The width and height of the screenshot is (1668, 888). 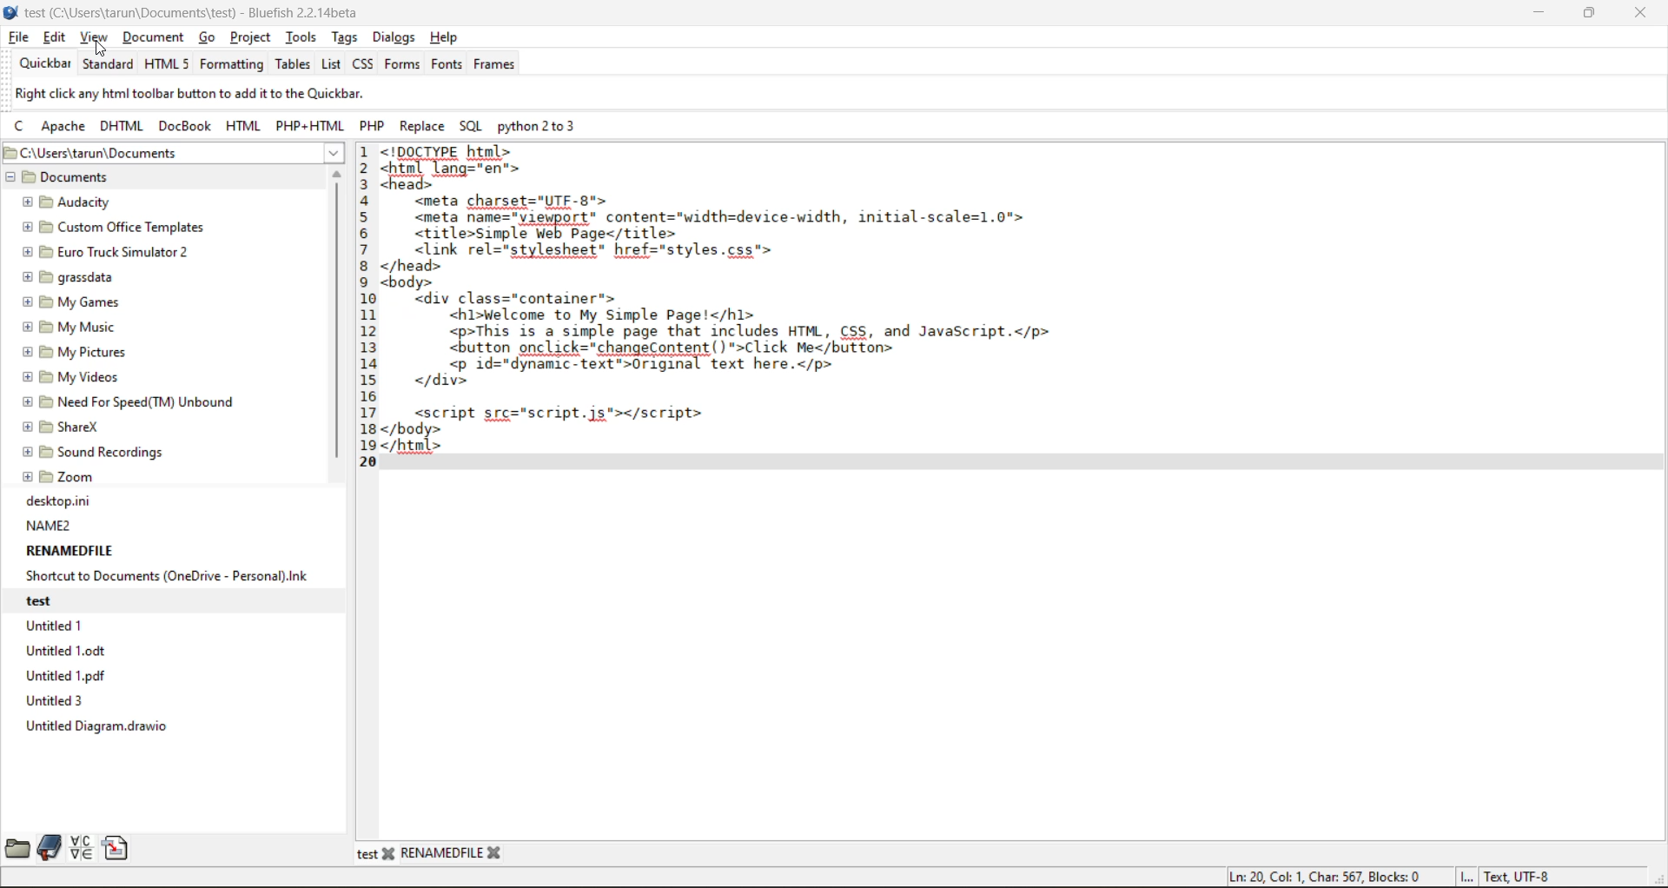 What do you see at coordinates (367, 66) in the screenshot?
I see `css` at bounding box center [367, 66].